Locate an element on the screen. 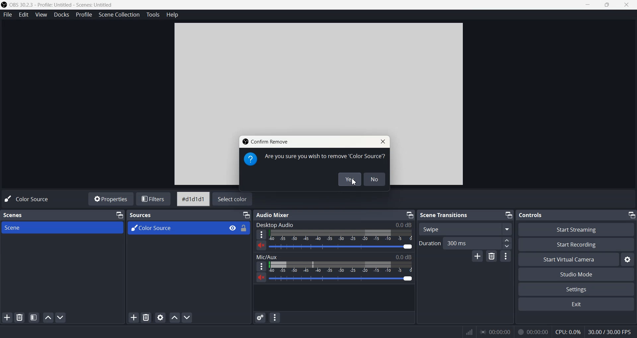 This screenshot has width=637, height=338. Audio mixer menu is located at coordinates (275, 317).